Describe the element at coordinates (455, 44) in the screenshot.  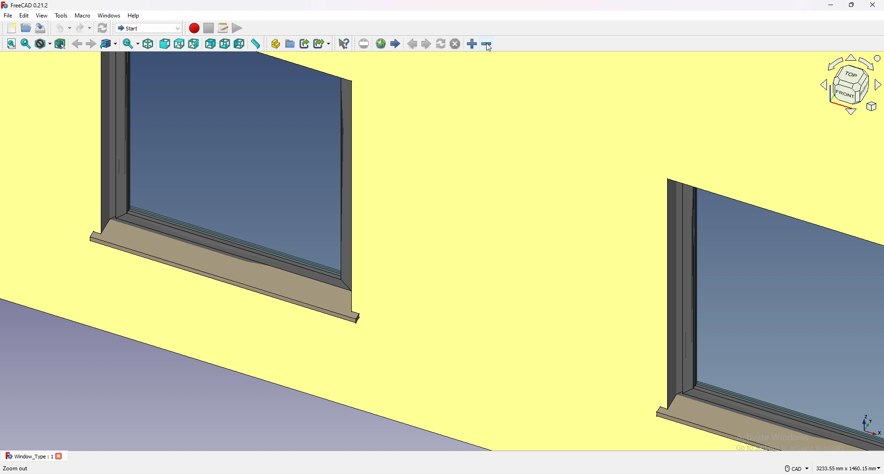
I see `stop loading` at that location.